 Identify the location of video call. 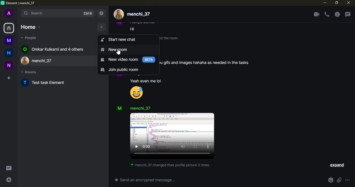
(317, 14).